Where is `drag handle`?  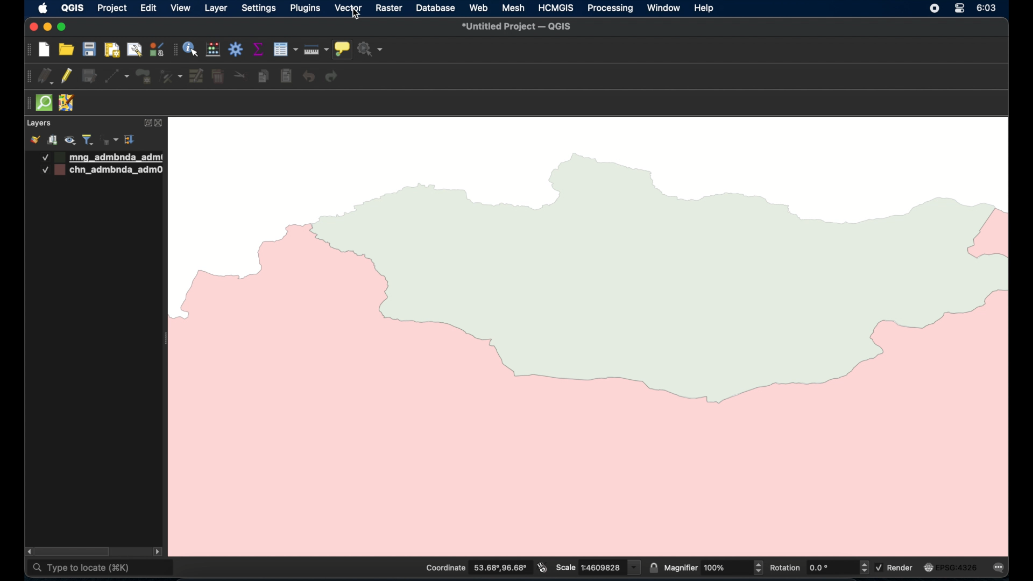 drag handle is located at coordinates (26, 103).